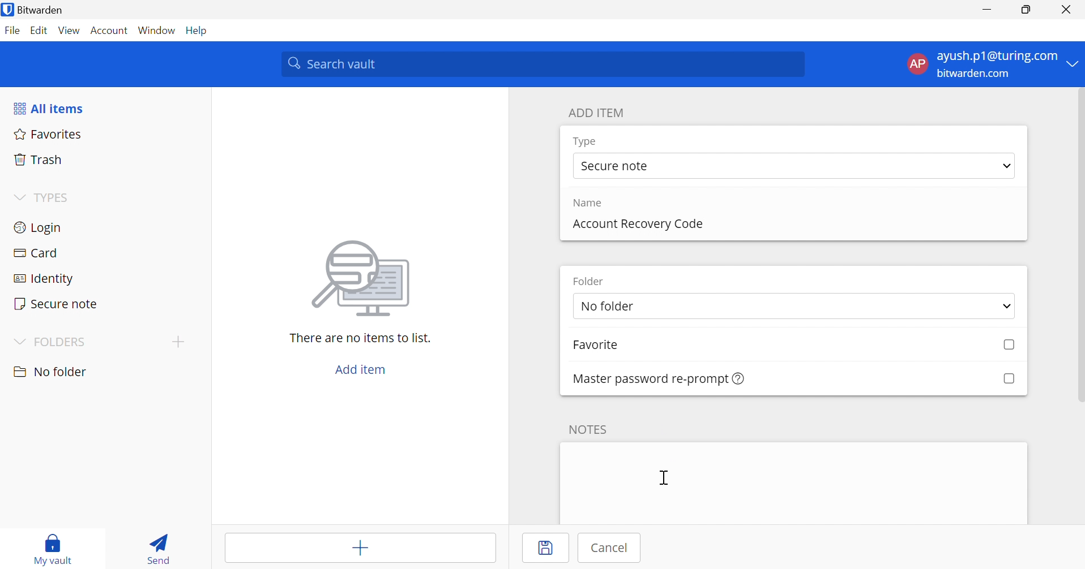  Describe the element at coordinates (358, 550) in the screenshot. I see `Add item` at that location.